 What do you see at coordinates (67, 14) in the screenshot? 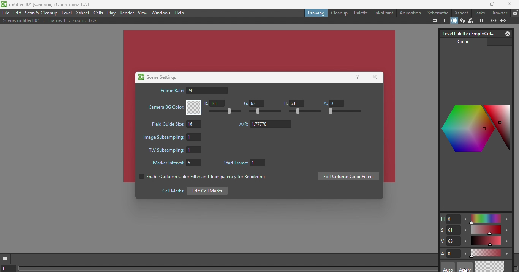
I see `Level` at bounding box center [67, 14].